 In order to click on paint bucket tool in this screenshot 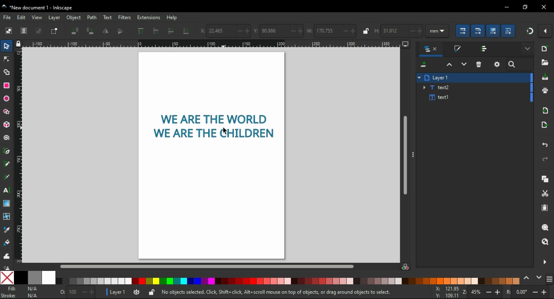, I will do `click(7, 243)`.